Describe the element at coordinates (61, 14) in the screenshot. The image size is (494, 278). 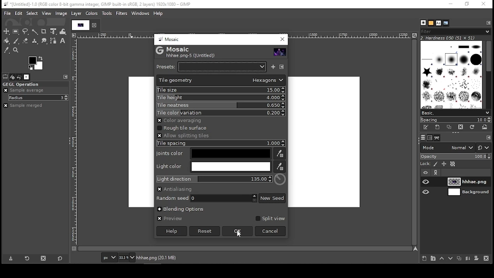
I see `image` at that location.